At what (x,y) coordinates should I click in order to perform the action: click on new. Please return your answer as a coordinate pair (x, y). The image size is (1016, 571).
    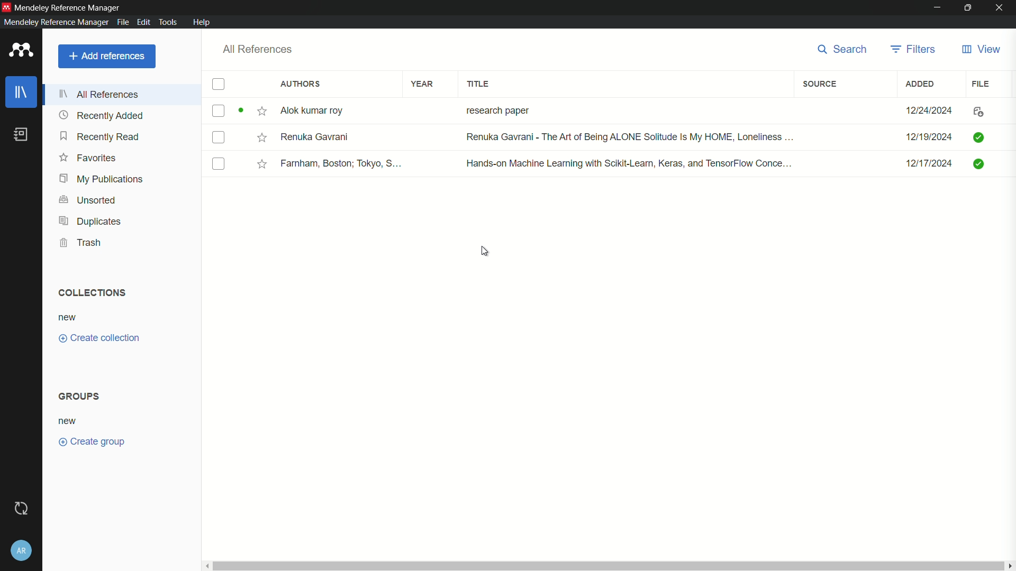
    Looking at the image, I should click on (67, 318).